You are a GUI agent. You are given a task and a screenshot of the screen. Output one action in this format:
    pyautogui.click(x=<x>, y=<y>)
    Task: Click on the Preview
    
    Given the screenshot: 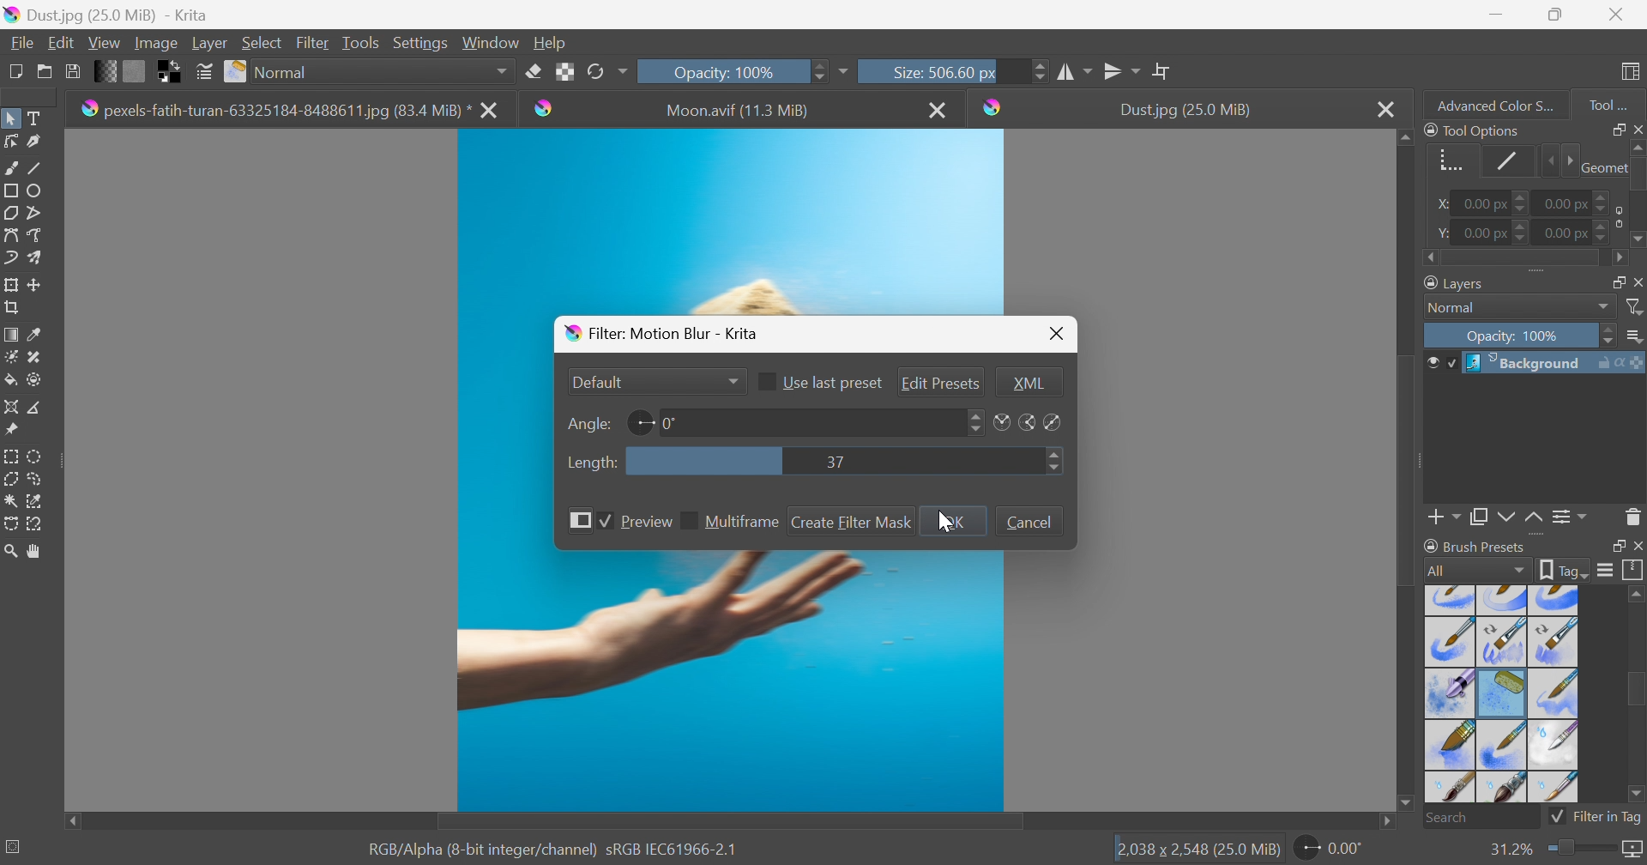 What is the action you would take?
    pyautogui.click(x=646, y=523)
    